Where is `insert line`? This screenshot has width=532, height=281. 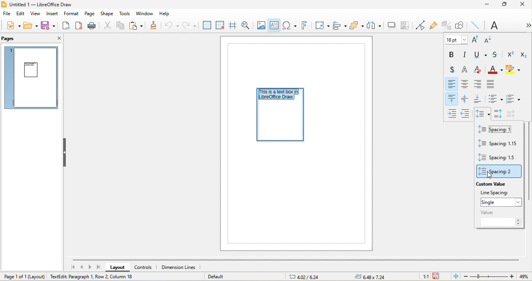
insert line is located at coordinates (477, 26).